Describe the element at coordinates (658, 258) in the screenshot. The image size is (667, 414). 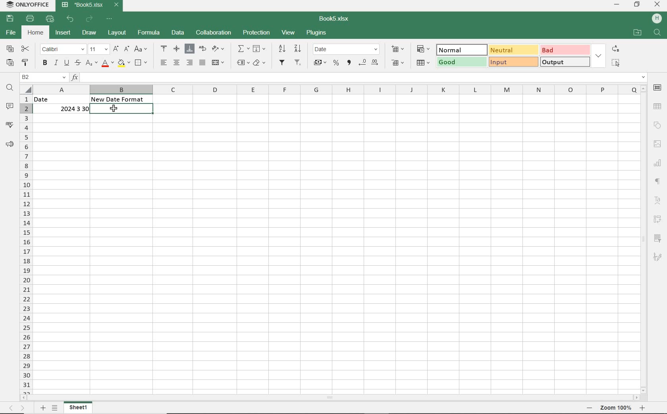
I see `SIGNATURE` at that location.